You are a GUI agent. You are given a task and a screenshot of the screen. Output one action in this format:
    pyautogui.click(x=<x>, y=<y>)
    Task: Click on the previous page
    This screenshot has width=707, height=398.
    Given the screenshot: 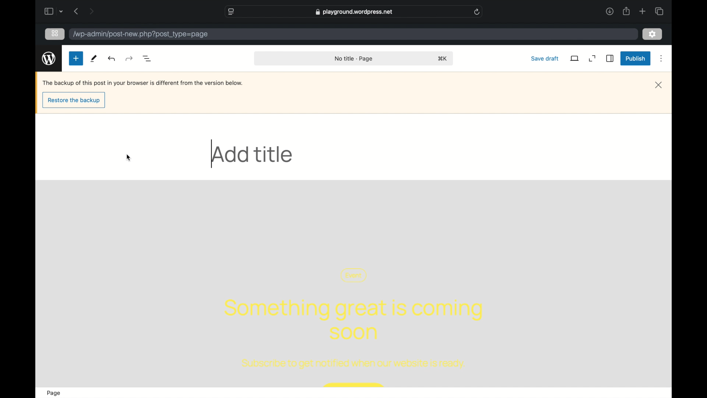 What is the action you would take?
    pyautogui.click(x=77, y=11)
    